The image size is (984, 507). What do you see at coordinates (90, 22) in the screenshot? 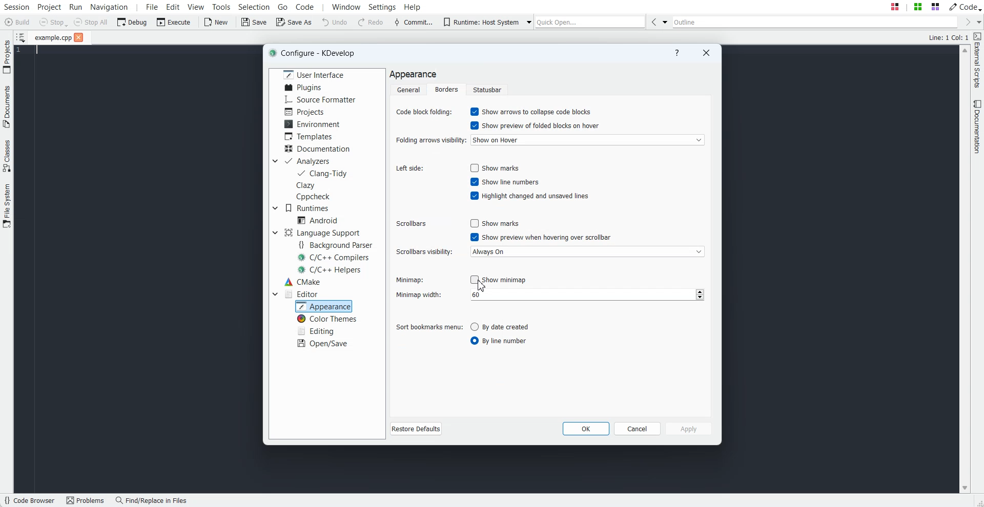
I see `Stop All` at bounding box center [90, 22].